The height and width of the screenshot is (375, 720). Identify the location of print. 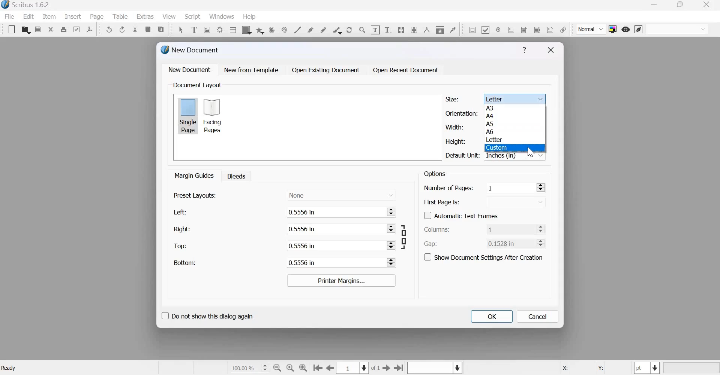
(63, 29).